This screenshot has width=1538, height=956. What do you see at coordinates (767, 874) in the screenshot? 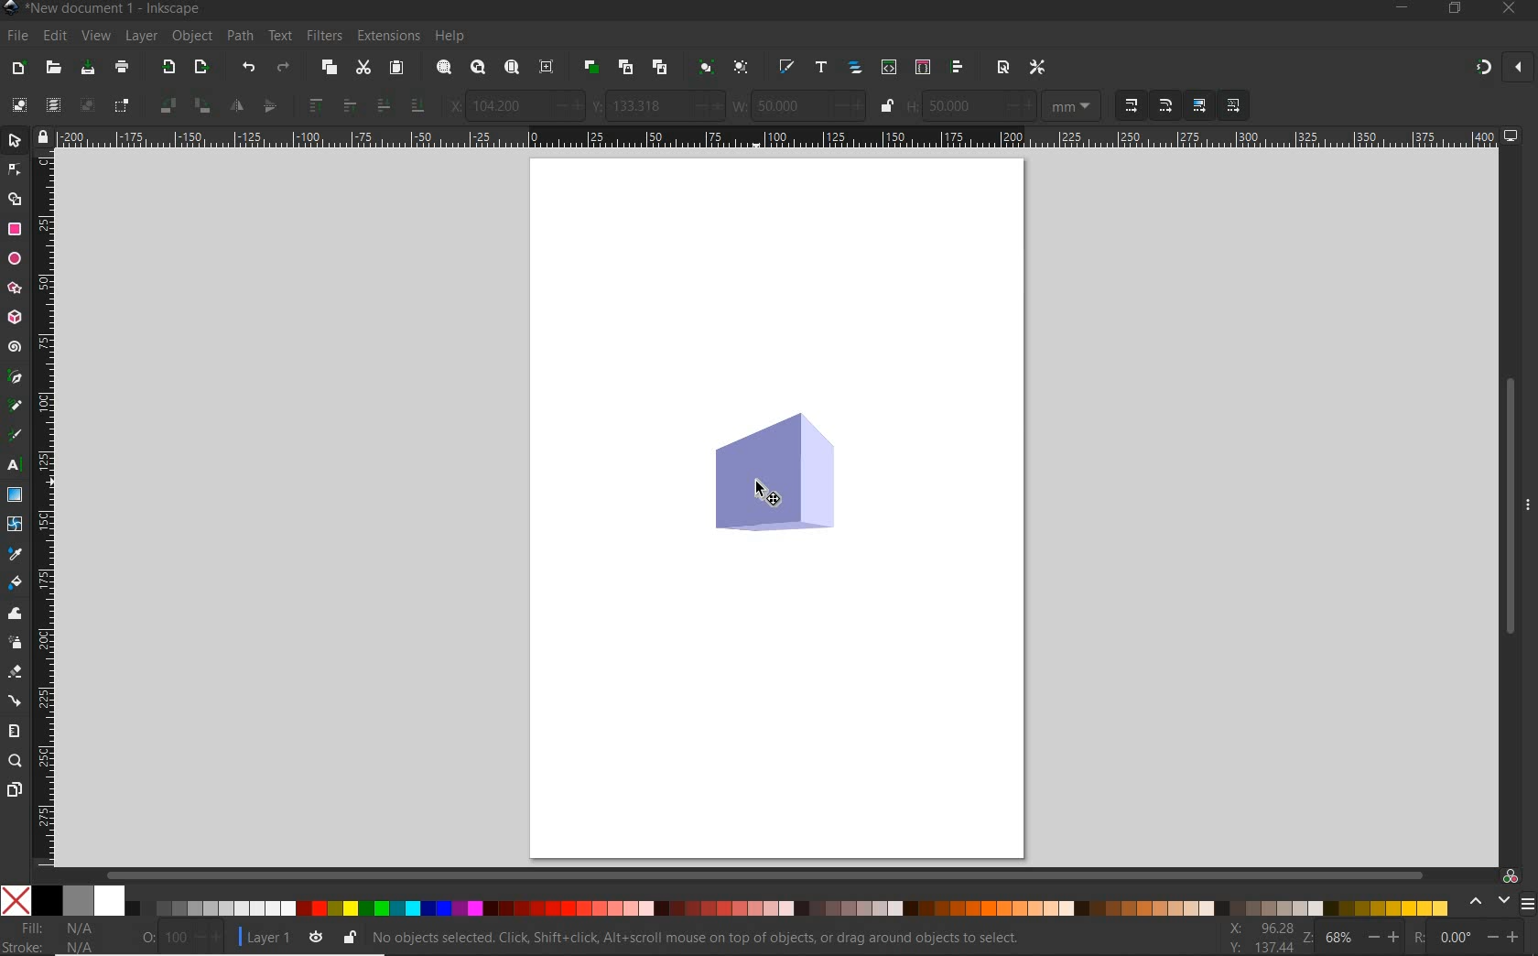
I see `scrollbar` at bounding box center [767, 874].